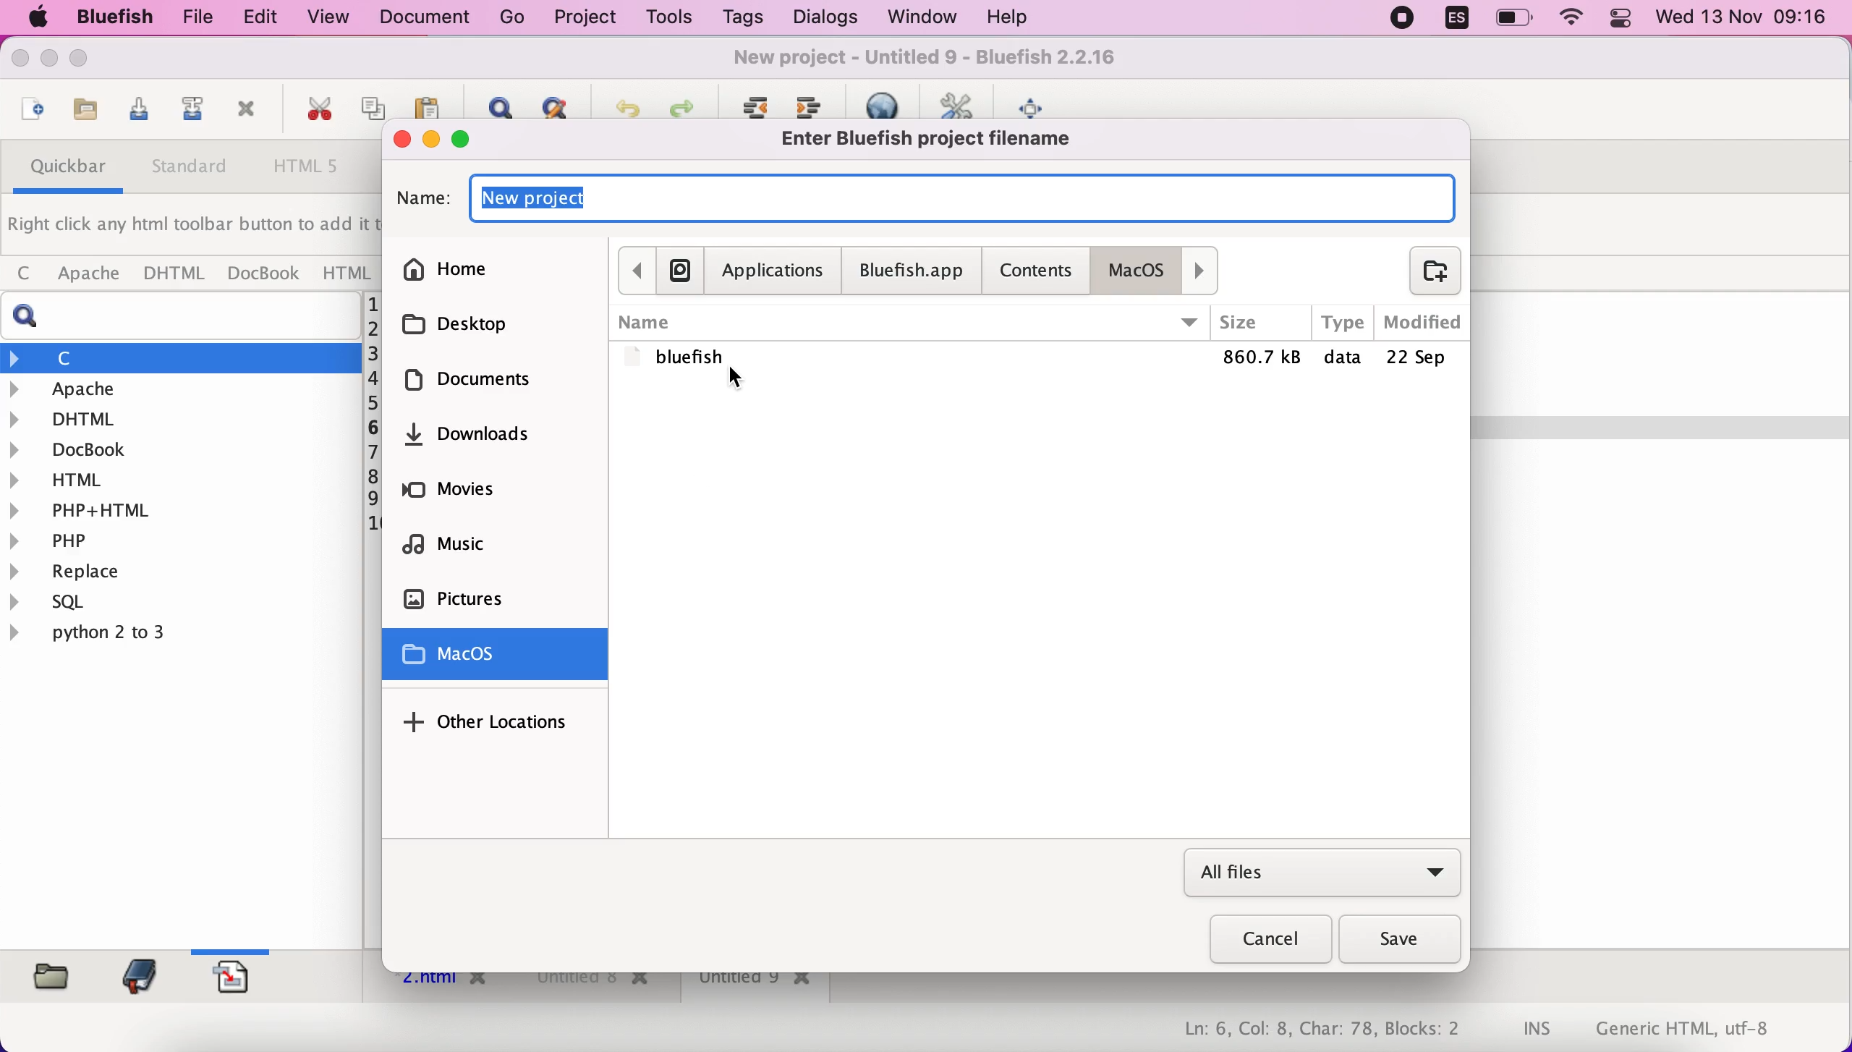 The image size is (1852, 1052). I want to click on , so click(242, 109).